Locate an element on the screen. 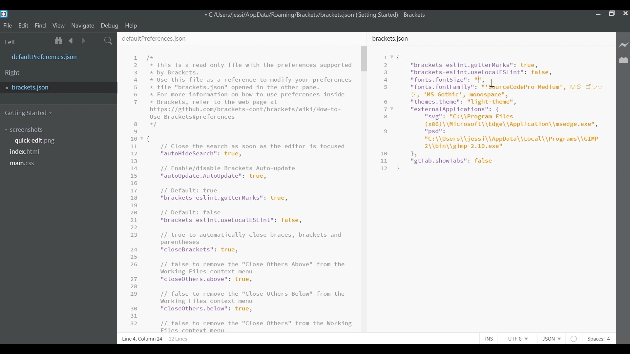  main.css is located at coordinates (25, 164).